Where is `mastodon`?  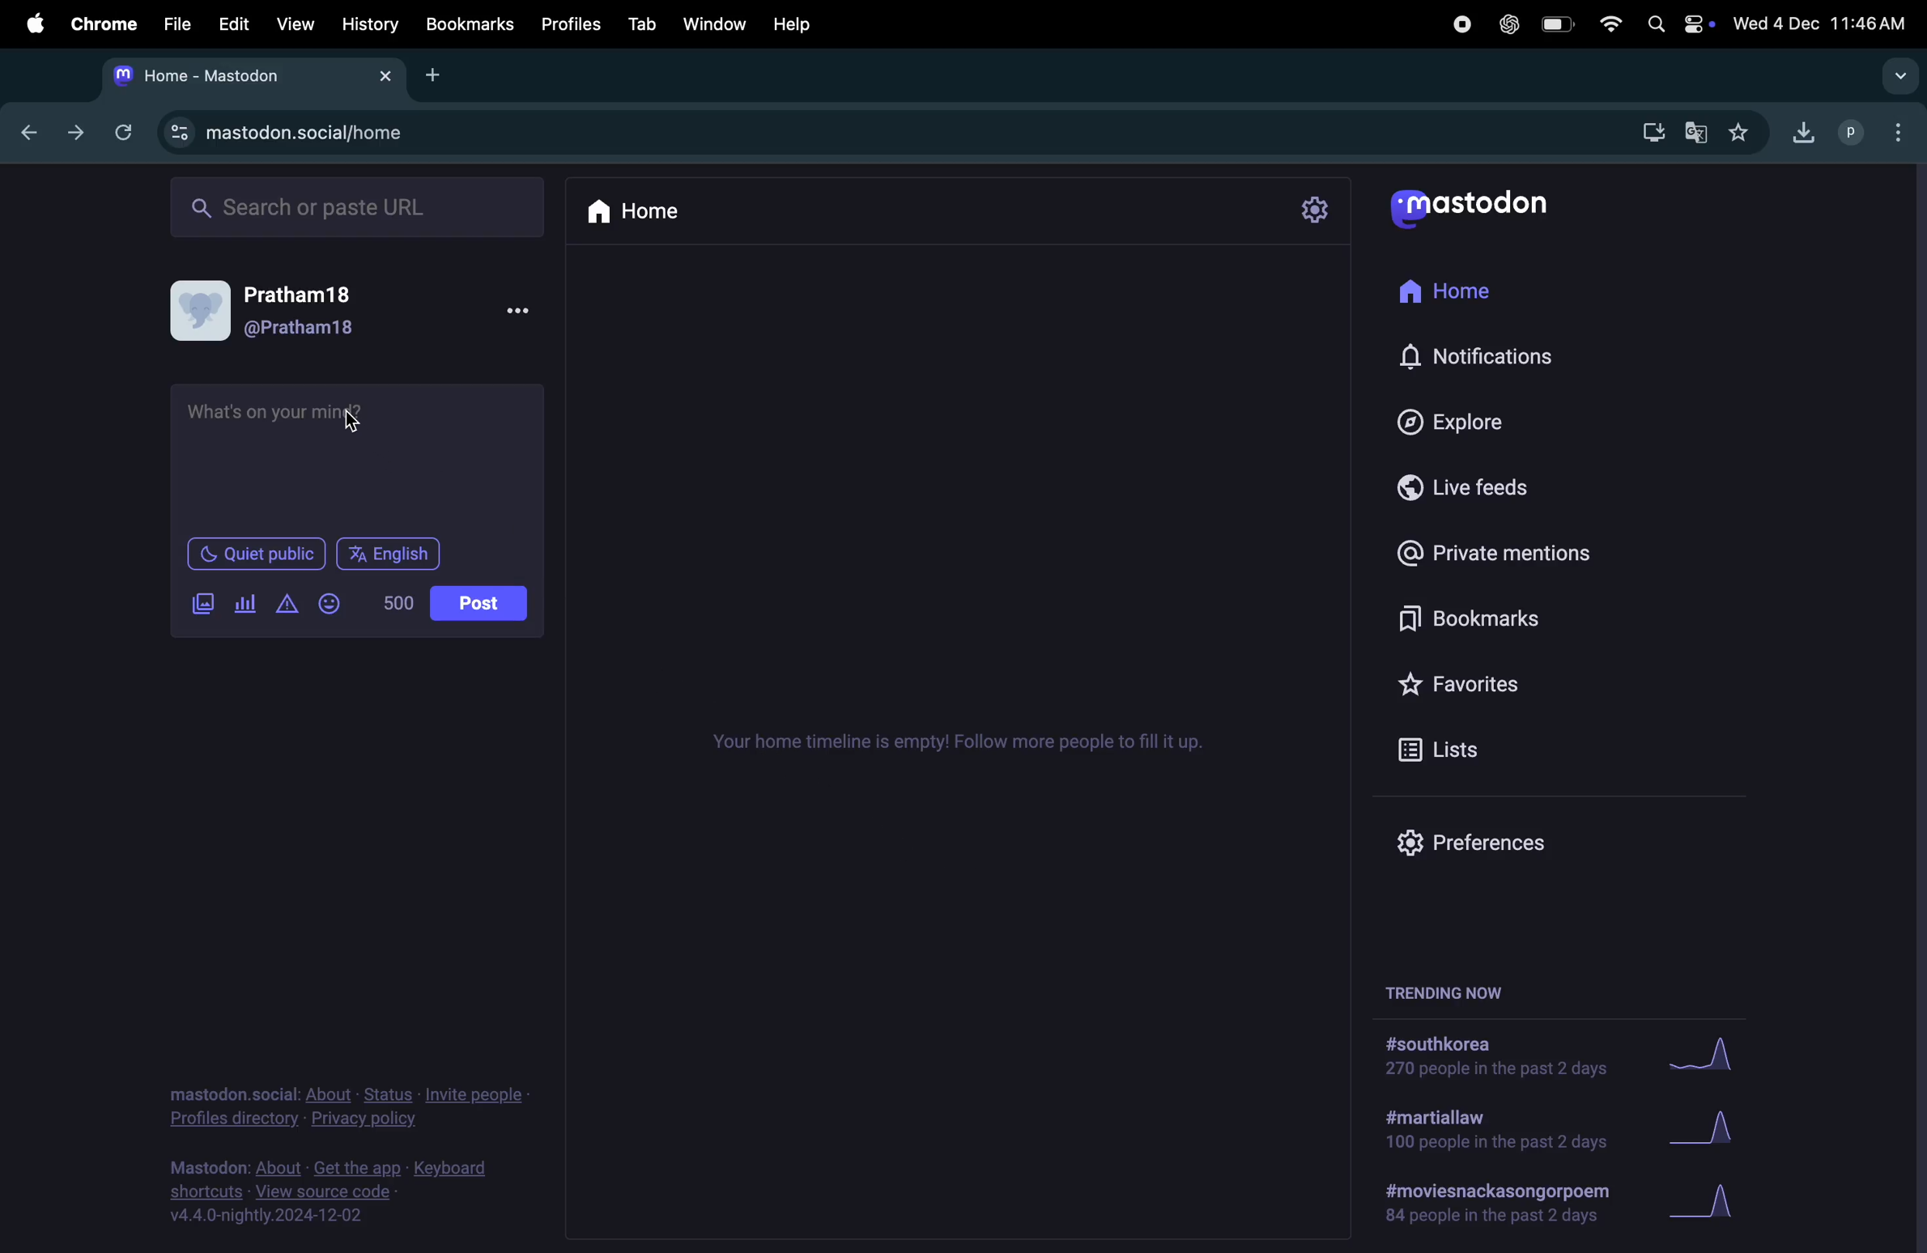 mastodon is located at coordinates (1479, 205).